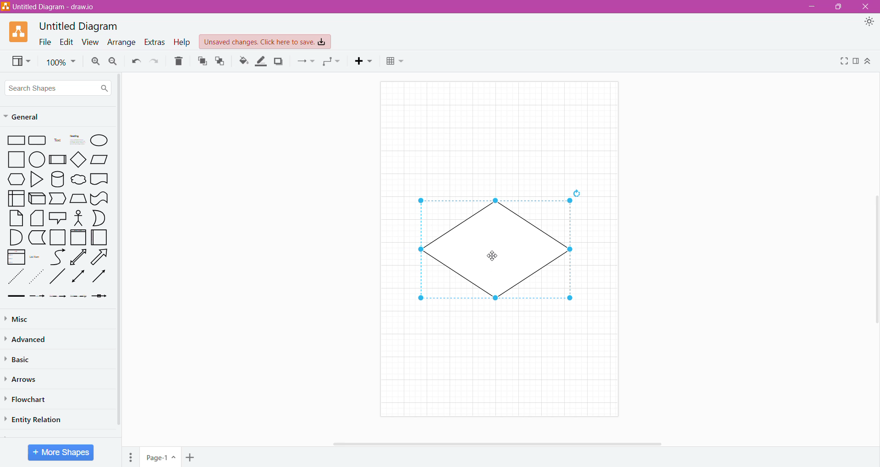 This screenshot has width=880, height=467. Describe the element at coordinates (61, 62) in the screenshot. I see `Zoom 100%` at that location.